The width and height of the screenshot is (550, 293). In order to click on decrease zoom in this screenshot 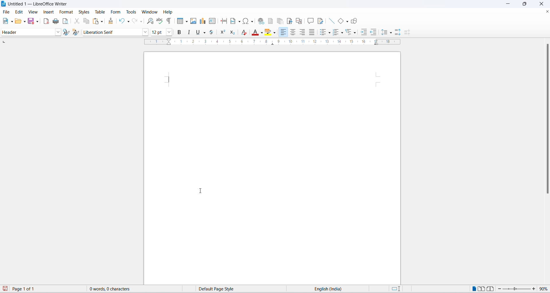, I will do `click(499, 289)`.